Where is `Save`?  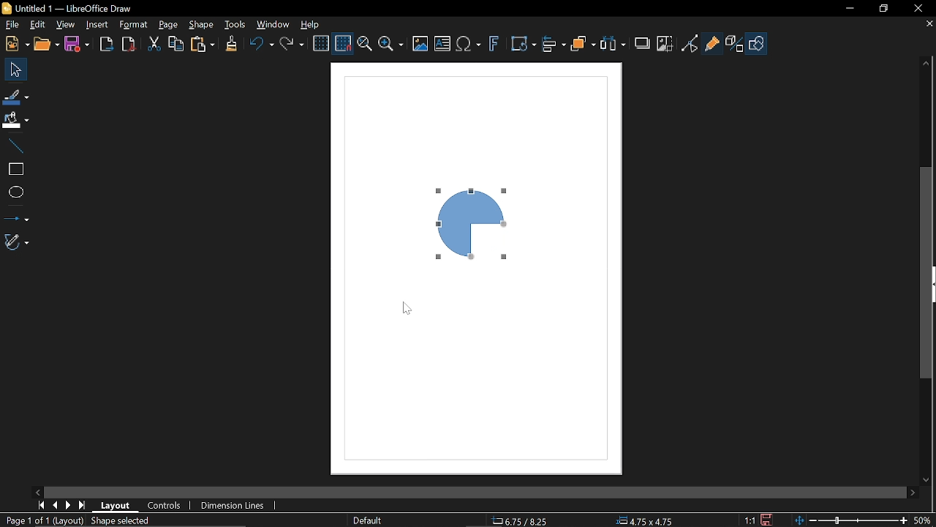
Save is located at coordinates (79, 44).